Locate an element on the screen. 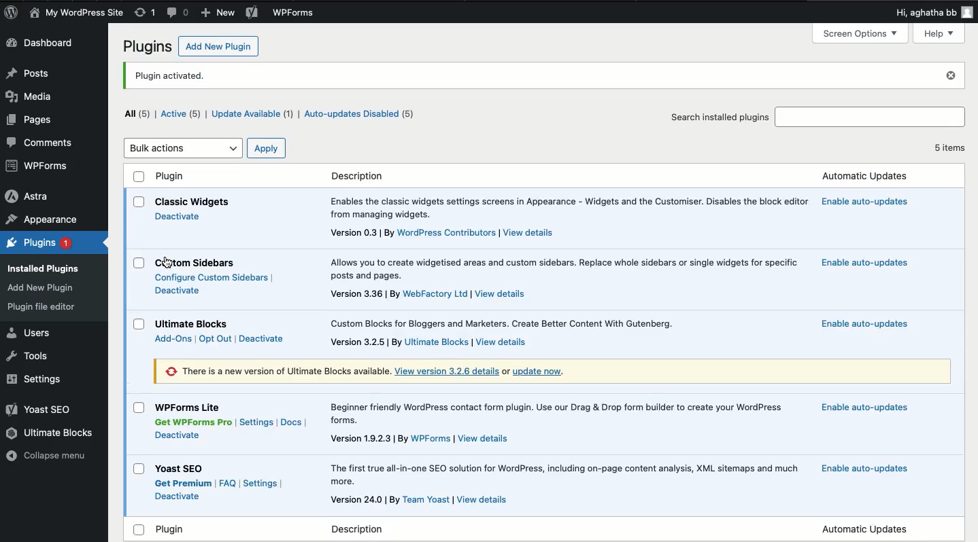 Image resolution: width=978 pixels, height=542 pixels. team yoast is located at coordinates (428, 501).